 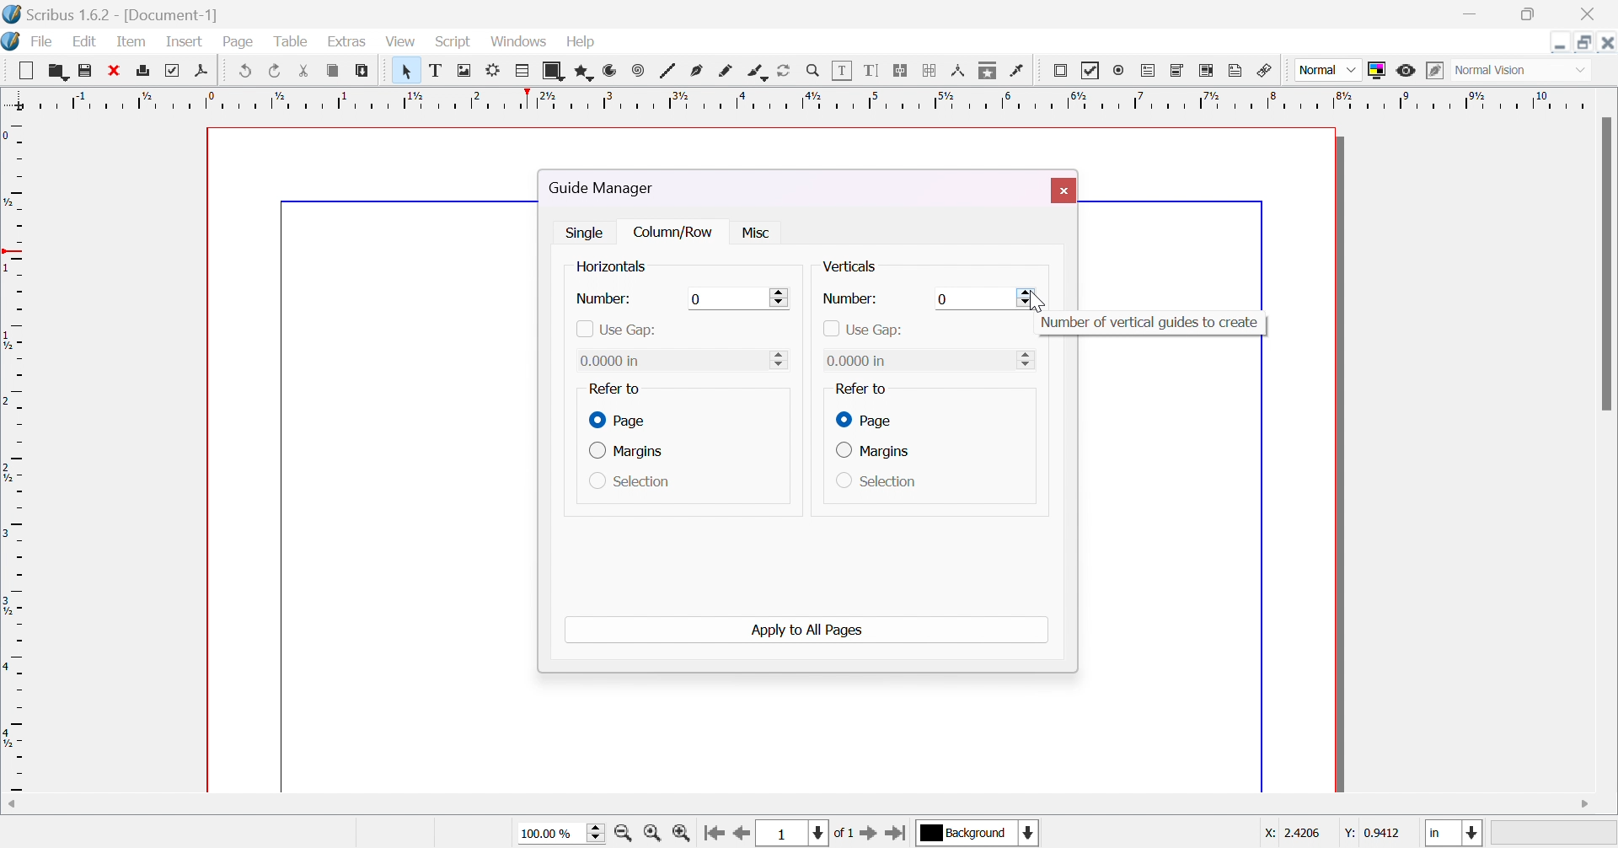 I want to click on edit, so click(x=84, y=41).